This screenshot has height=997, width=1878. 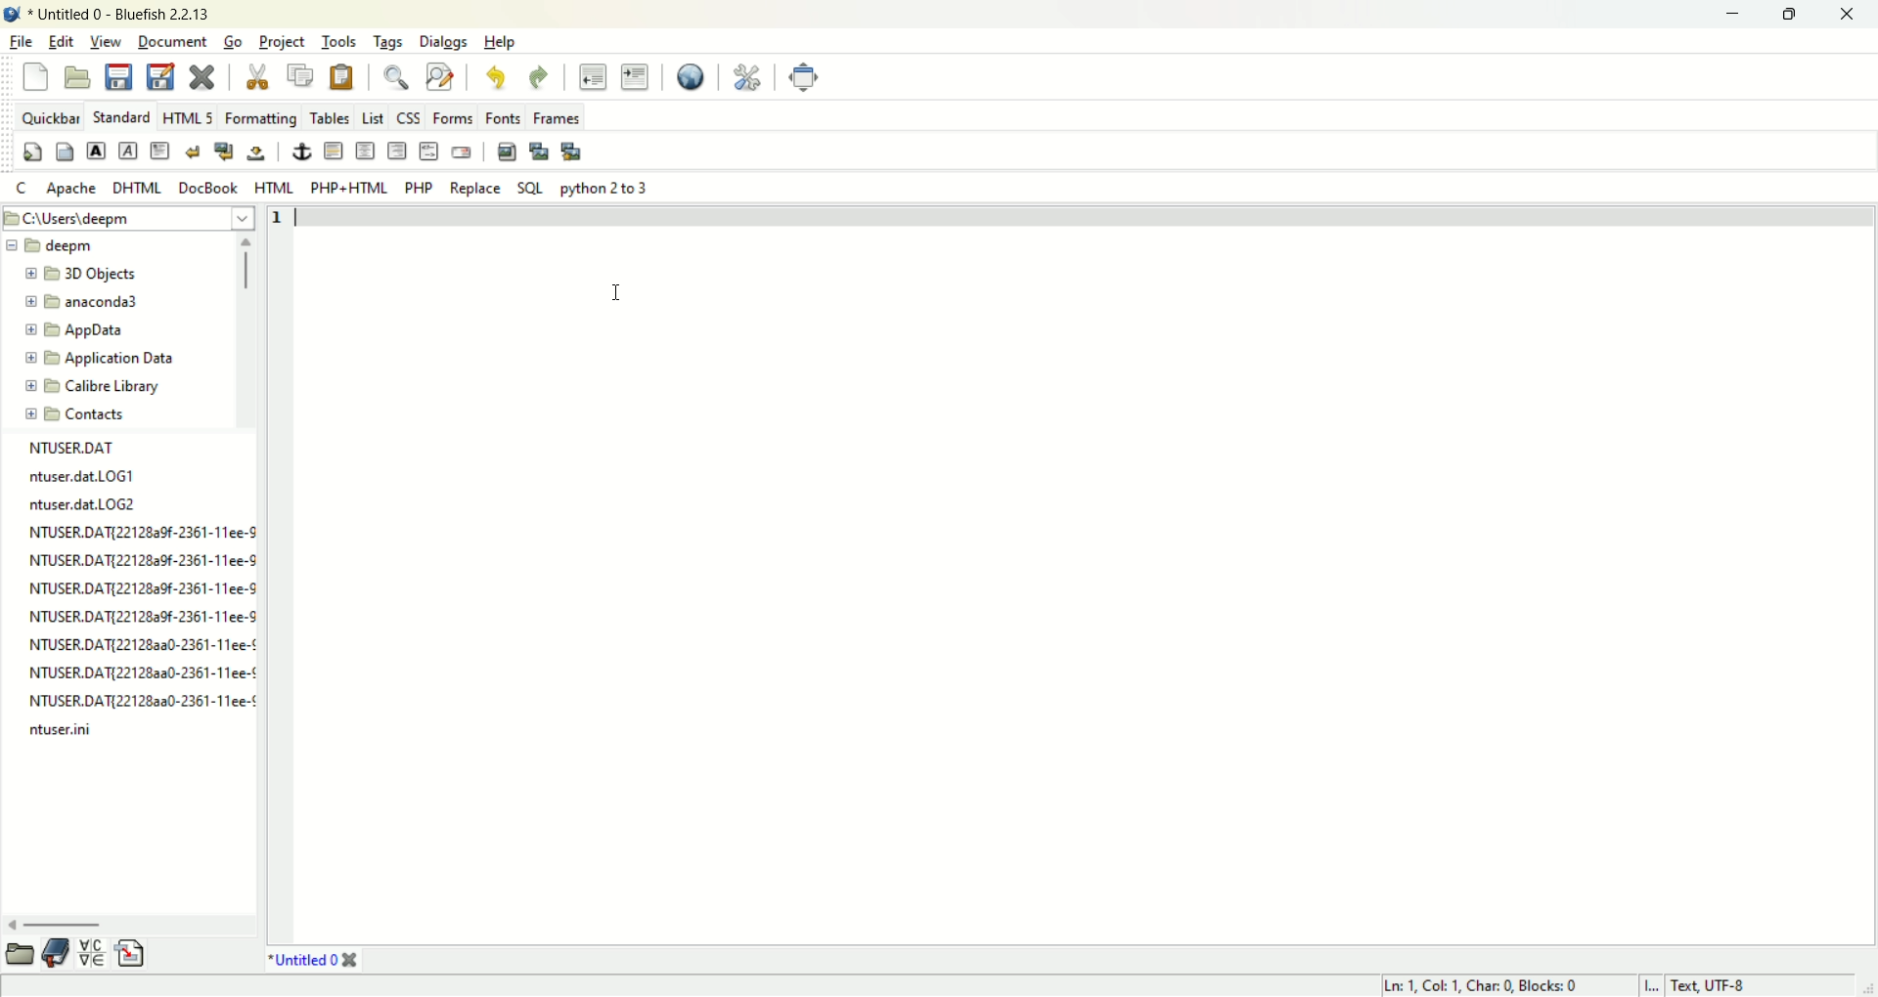 I want to click on location, so click(x=113, y=220).